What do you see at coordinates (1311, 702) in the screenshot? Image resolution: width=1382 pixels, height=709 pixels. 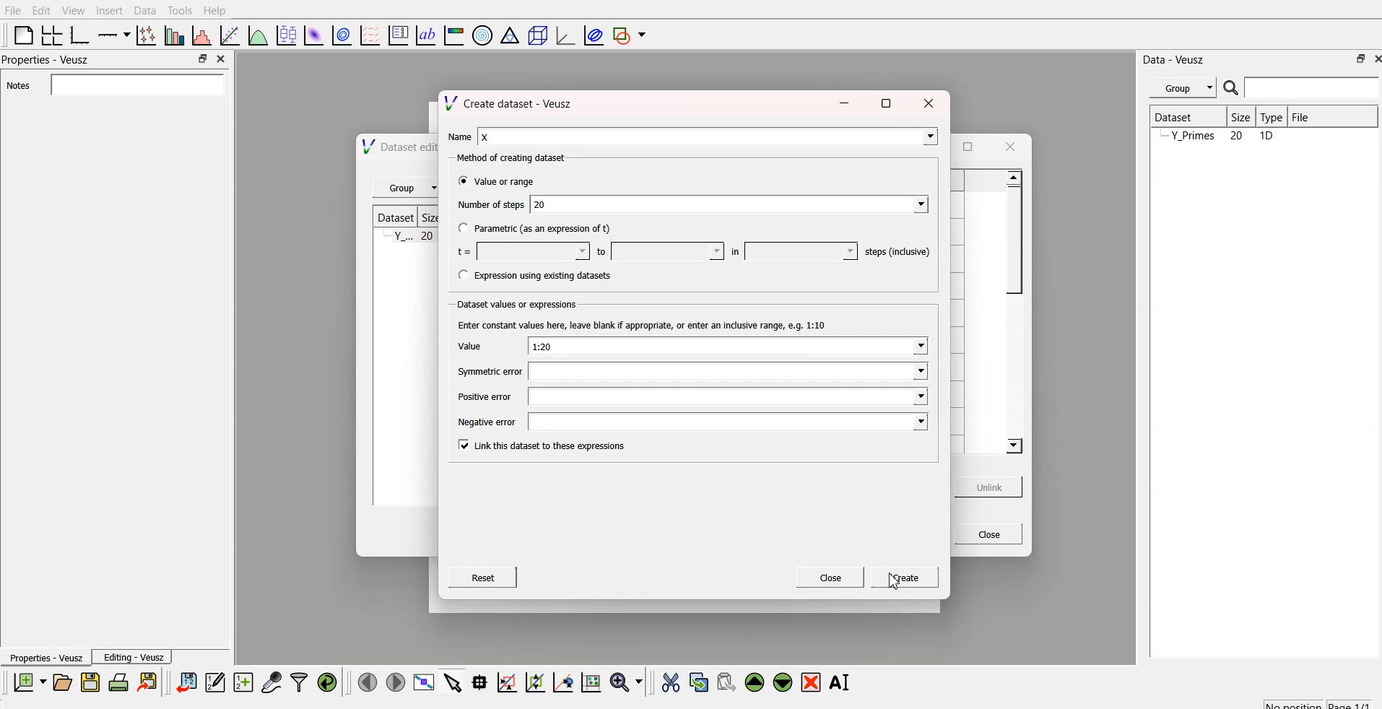 I see `no position page 1/1` at bounding box center [1311, 702].